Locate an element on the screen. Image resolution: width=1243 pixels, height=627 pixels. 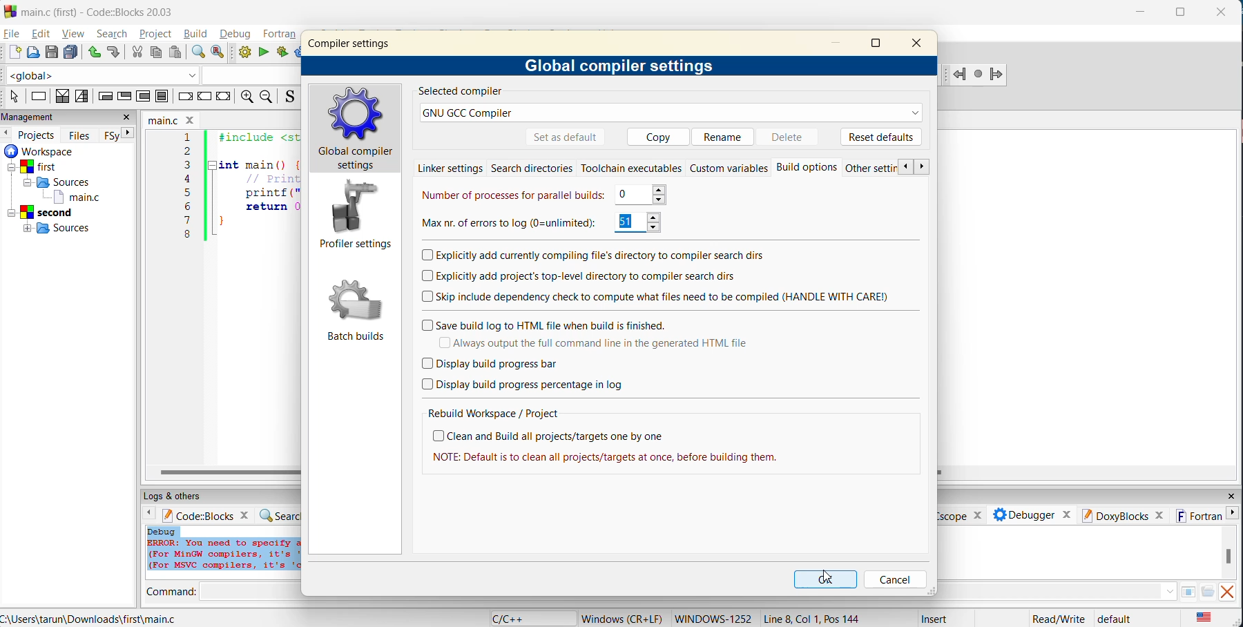
minimize is located at coordinates (1141, 14).